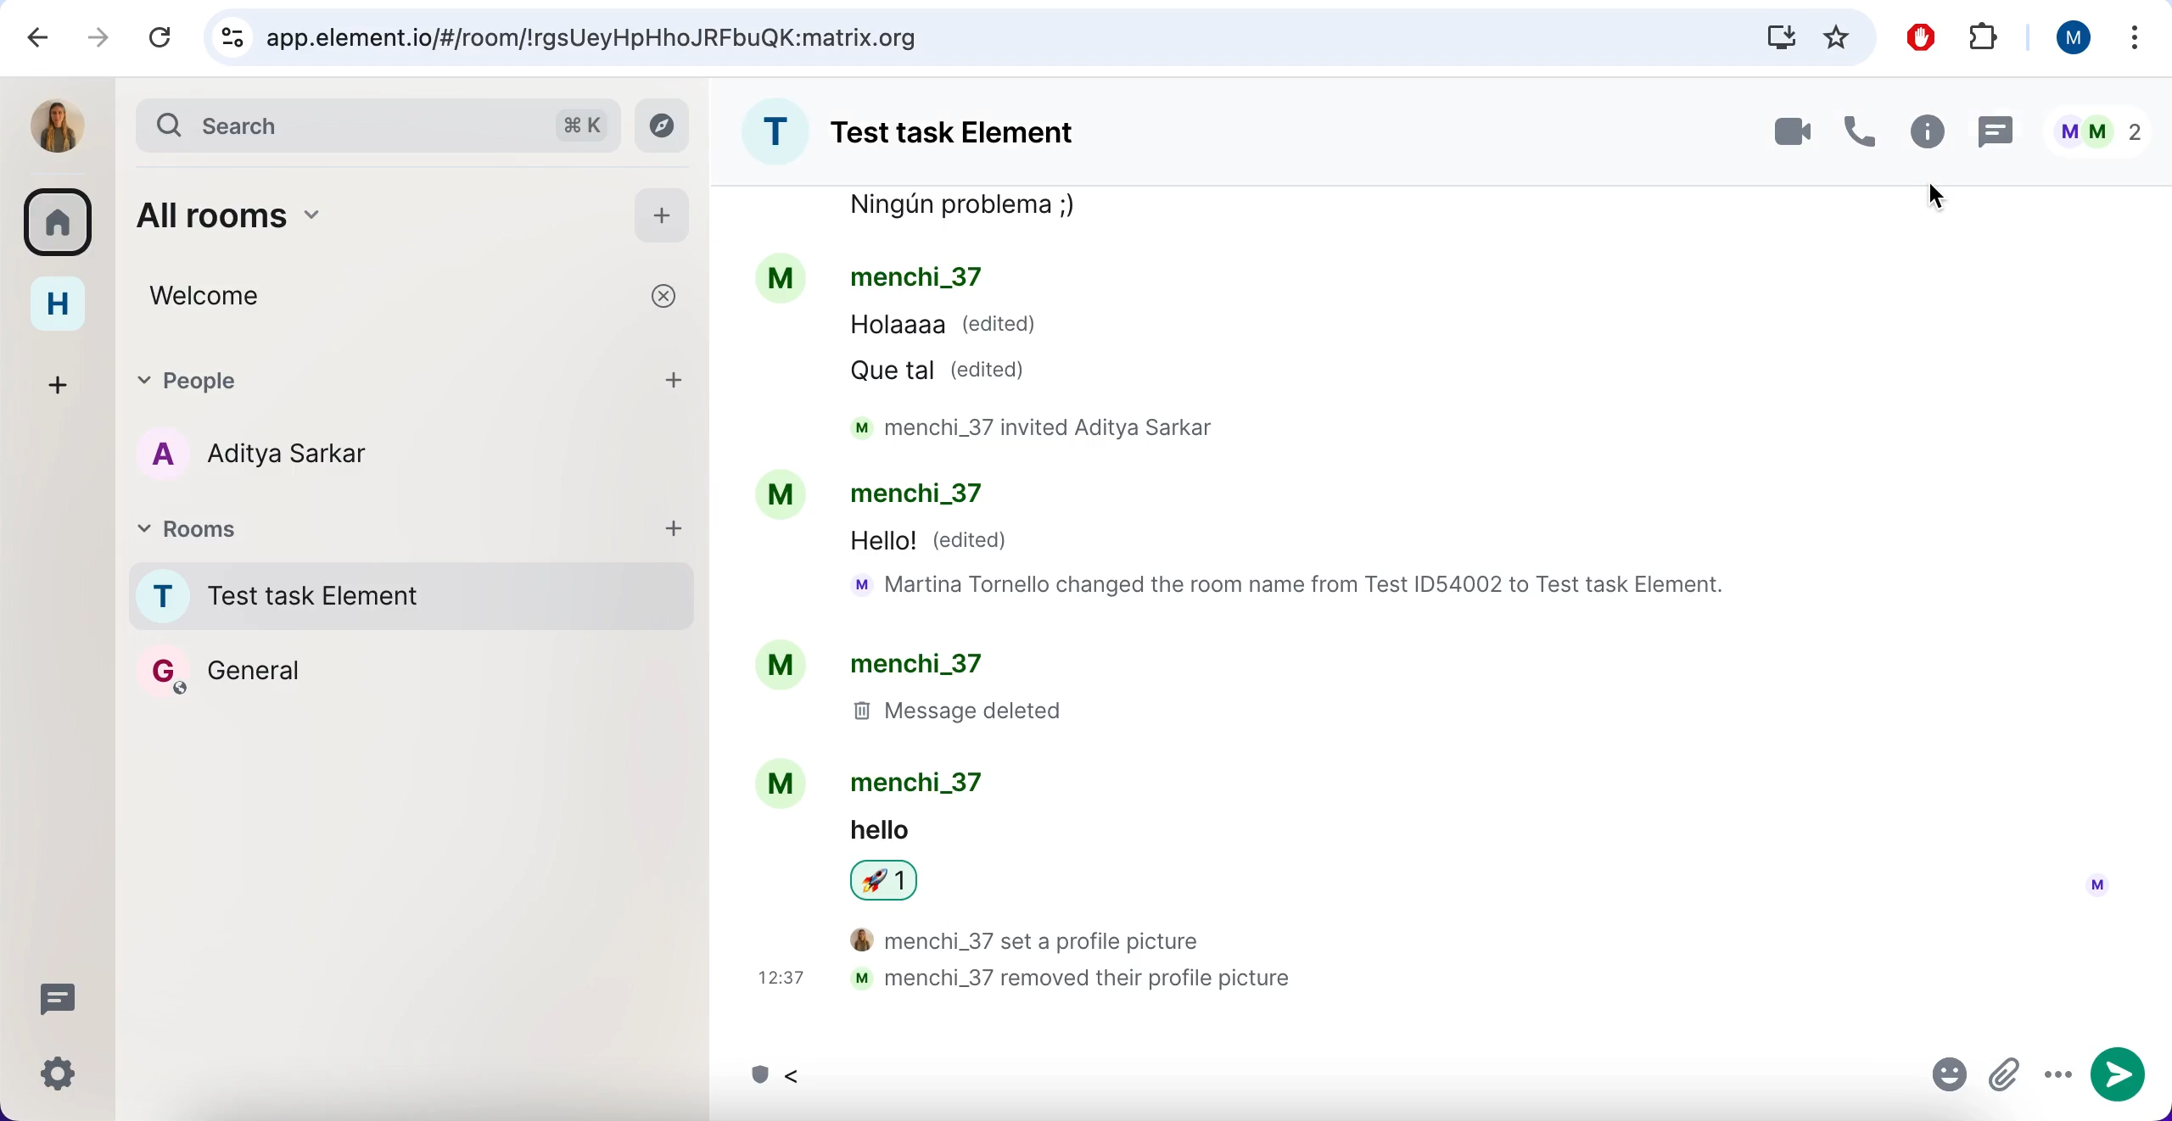  I want to click on options, so click(2057, 1079).